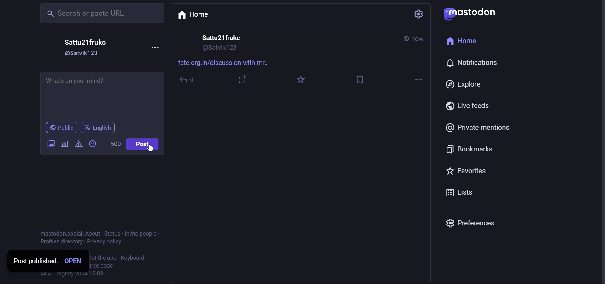  What do you see at coordinates (117, 145) in the screenshot?
I see `word limit` at bounding box center [117, 145].